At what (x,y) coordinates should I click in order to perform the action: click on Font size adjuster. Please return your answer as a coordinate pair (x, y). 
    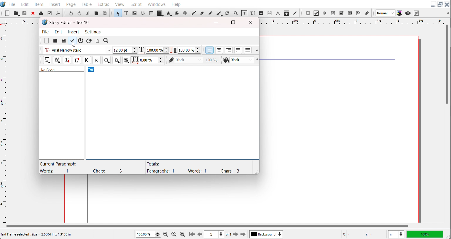
    Looking at the image, I should click on (125, 50).